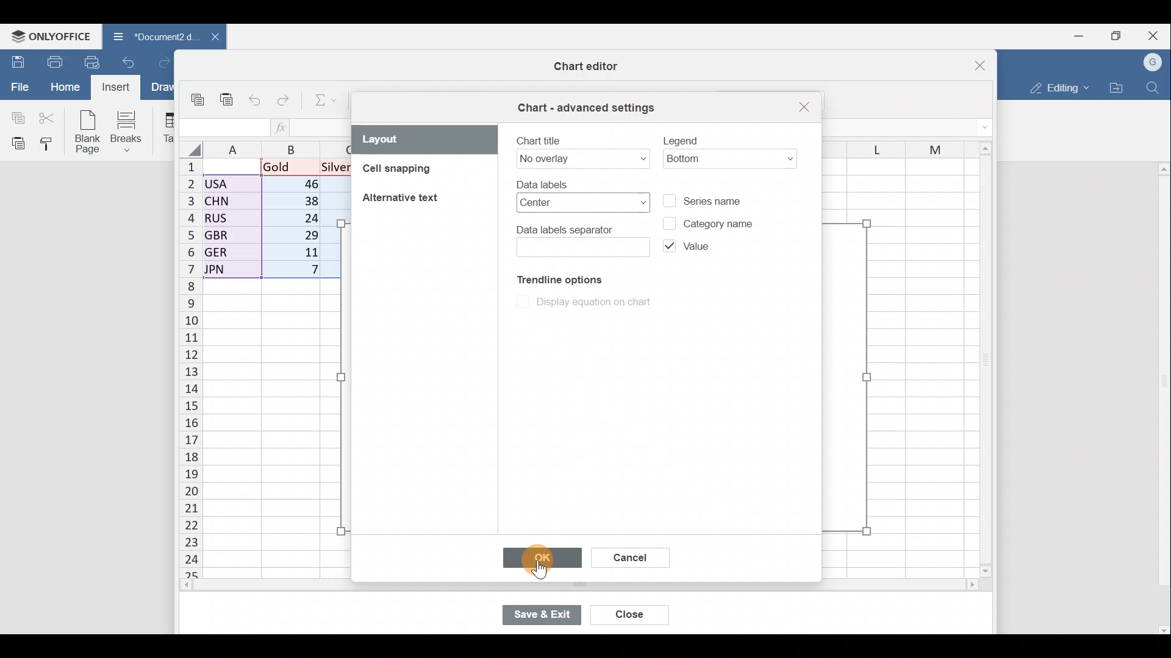  I want to click on Copy, so click(201, 101).